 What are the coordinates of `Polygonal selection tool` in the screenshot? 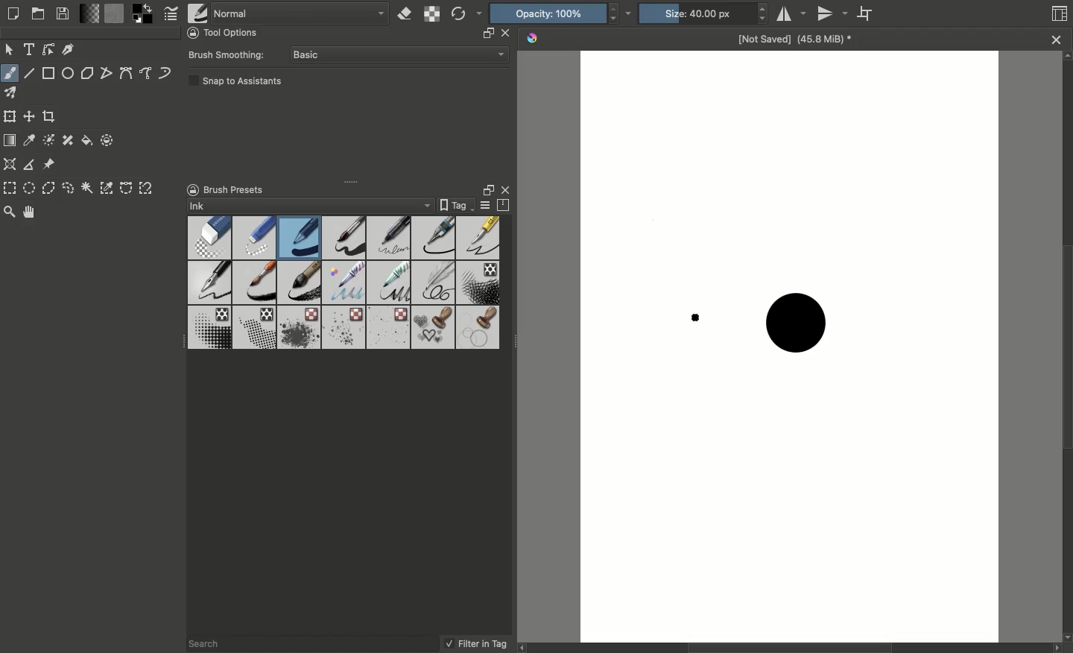 It's located at (49, 187).